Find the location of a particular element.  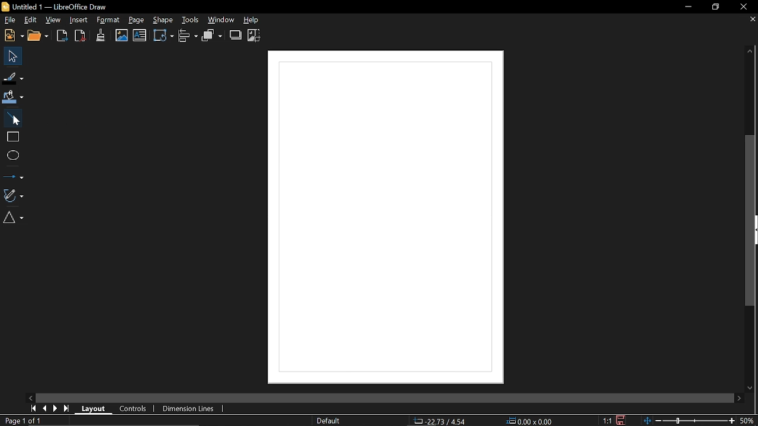

Fill color is located at coordinates (13, 96).